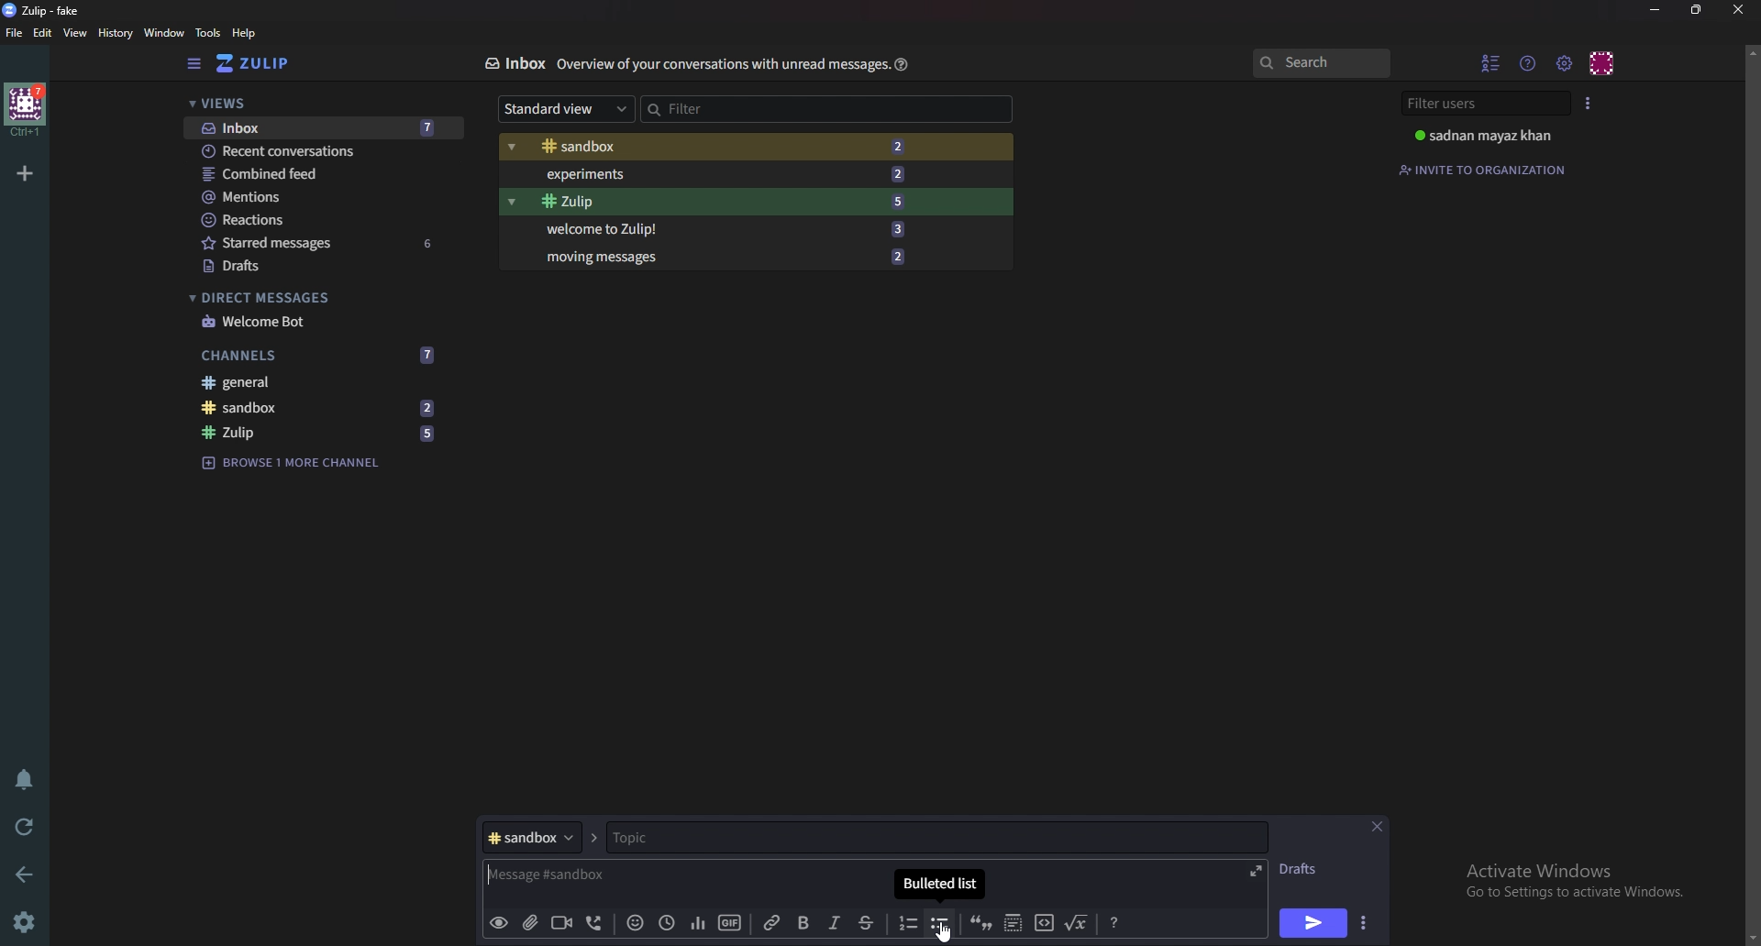 This screenshot has height=946, width=1761. I want to click on Info, so click(723, 63).